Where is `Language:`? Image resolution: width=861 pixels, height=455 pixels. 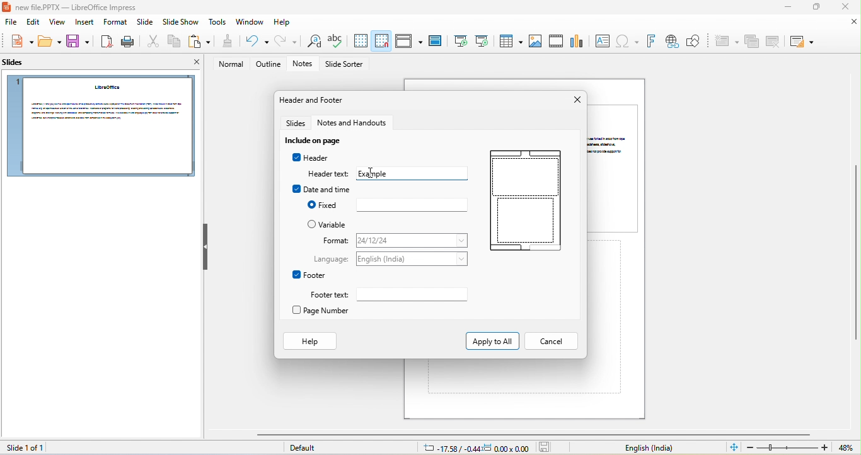 Language: is located at coordinates (332, 260).